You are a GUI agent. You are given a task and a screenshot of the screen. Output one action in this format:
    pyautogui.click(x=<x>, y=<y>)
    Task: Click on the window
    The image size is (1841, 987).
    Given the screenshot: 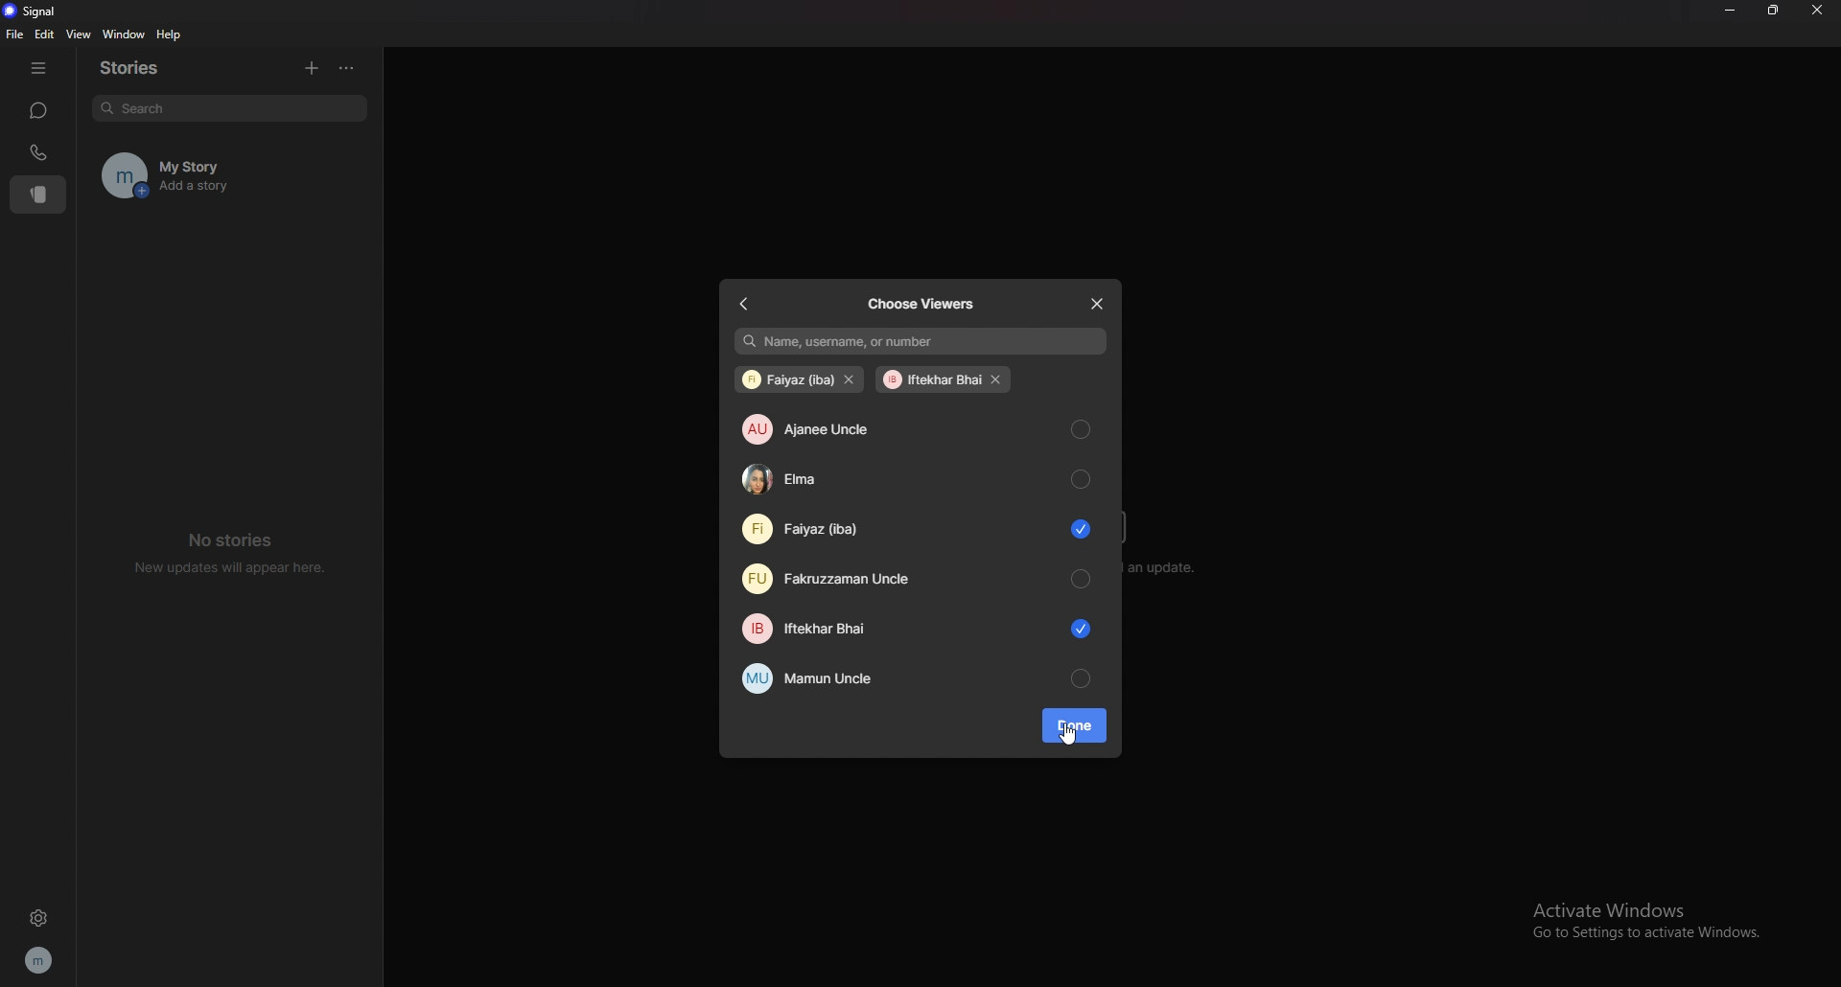 What is the action you would take?
    pyautogui.click(x=124, y=34)
    